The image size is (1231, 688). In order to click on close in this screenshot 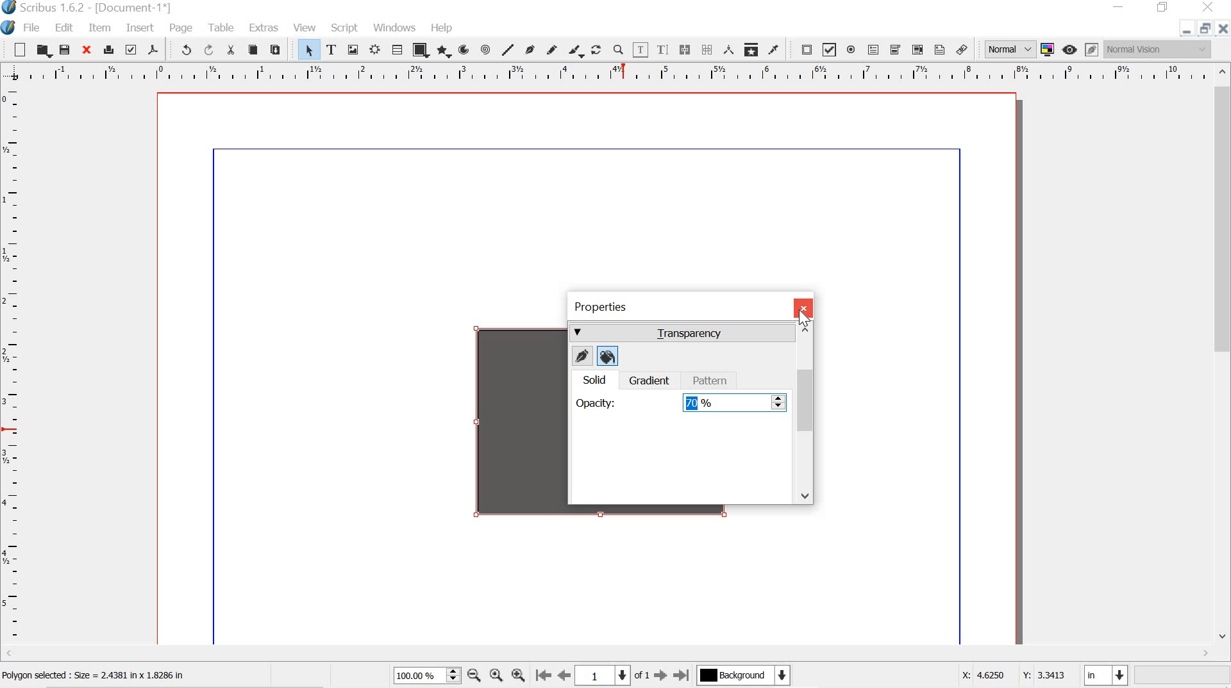, I will do `click(1209, 8)`.